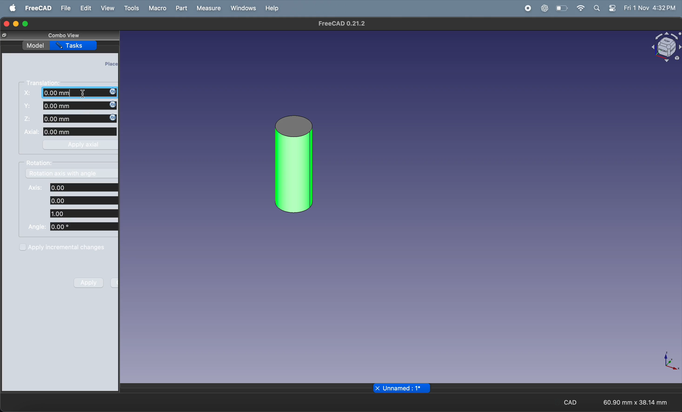 The width and height of the screenshot is (682, 412). What do you see at coordinates (79, 105) in the screenshot?
I see `y distance` at bounding box center [79, 105].